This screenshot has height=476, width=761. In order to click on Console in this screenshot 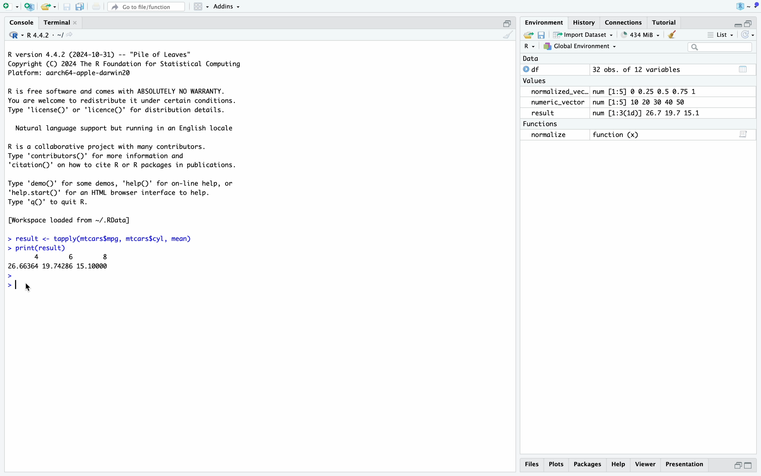, I will do `click(21, 22)`.